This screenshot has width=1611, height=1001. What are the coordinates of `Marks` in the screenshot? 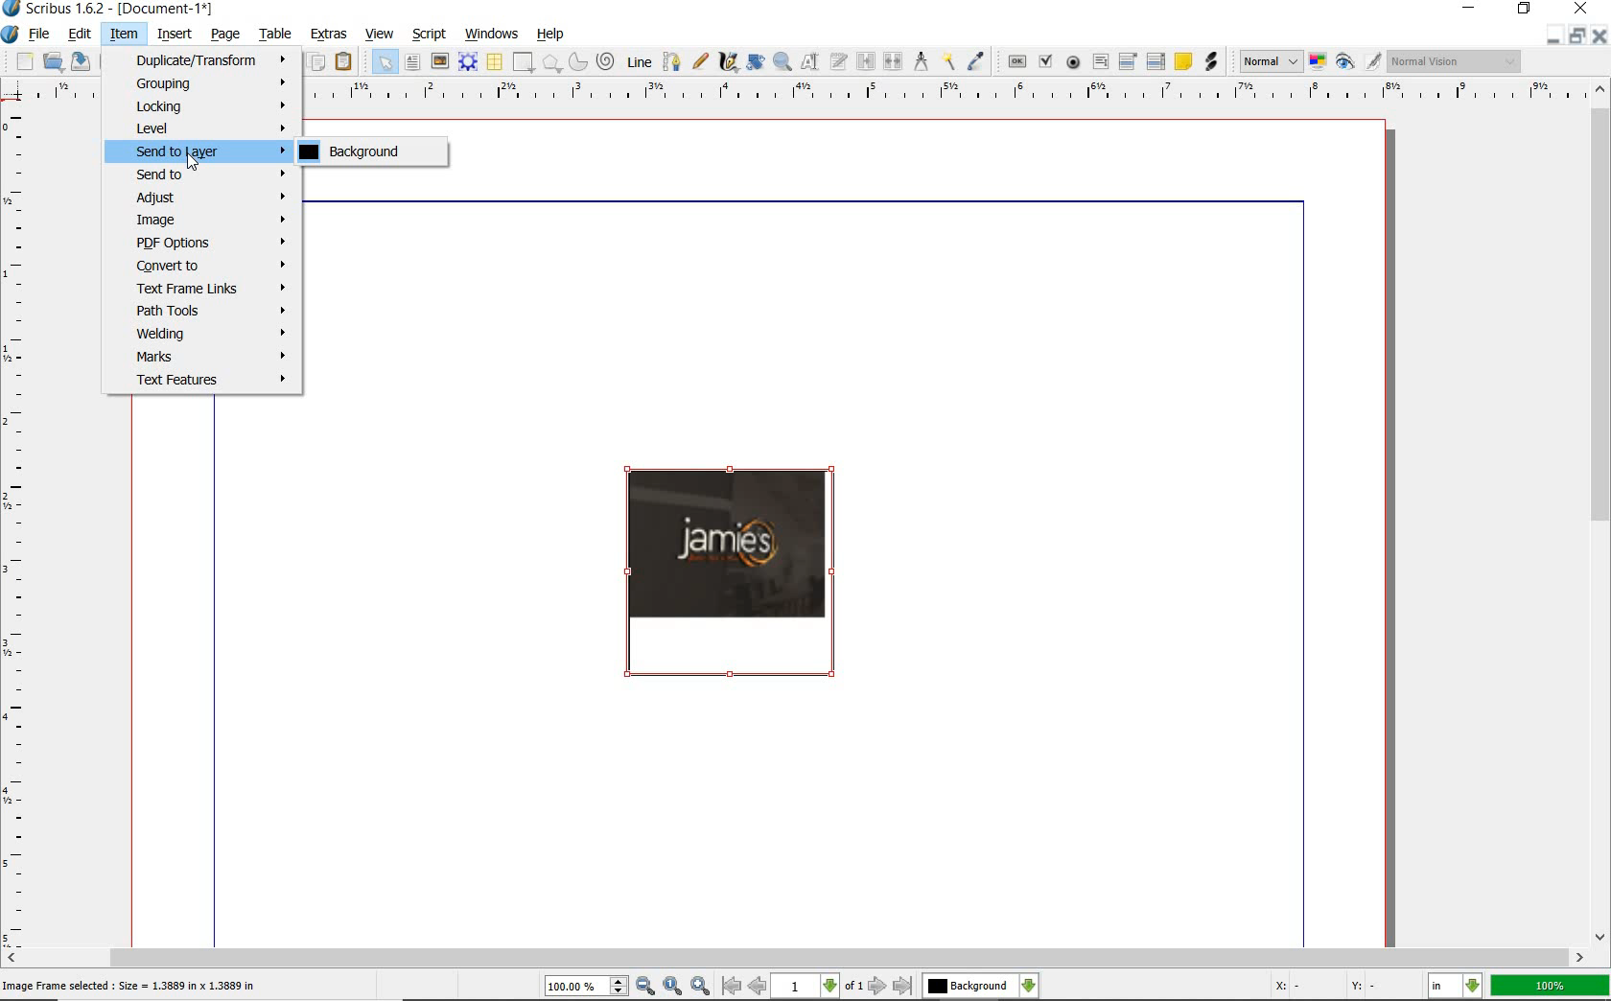 It's located at (203, 358).